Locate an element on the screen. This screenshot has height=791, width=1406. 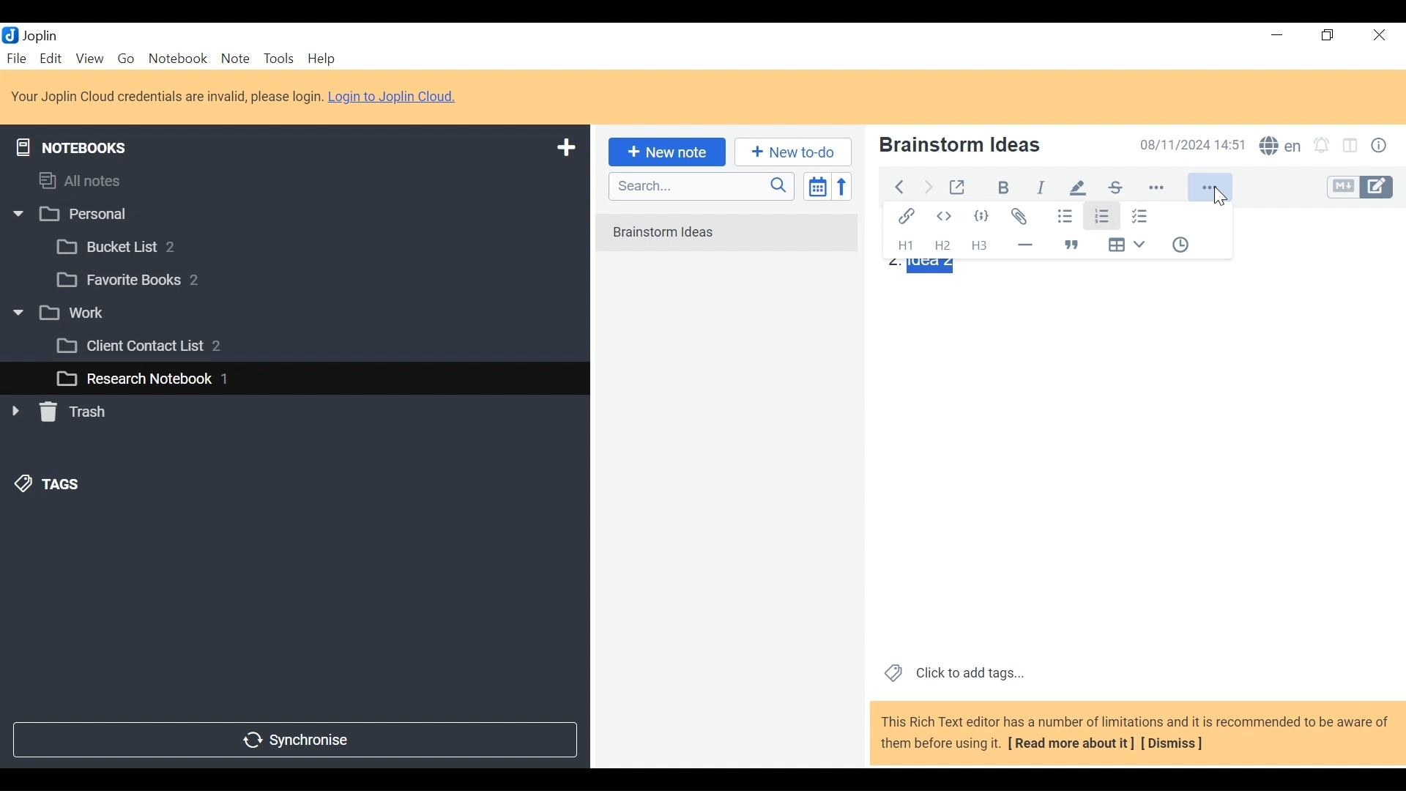
Blockquote is located at coordinates (1073, 245).